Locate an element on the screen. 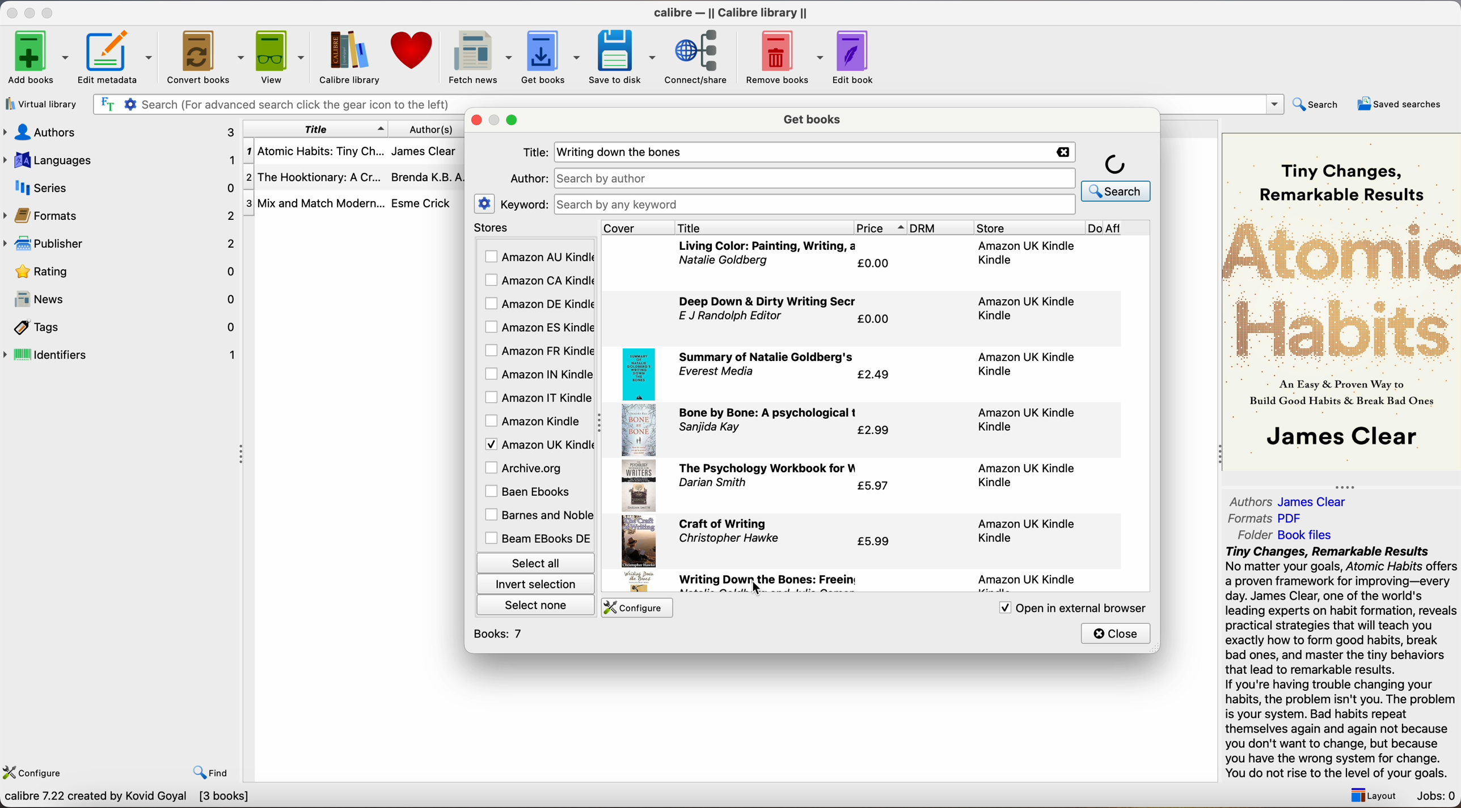 This screenshot has width=1461, height=808. Amazon CA Kindle is located at coordinates (538, 282).